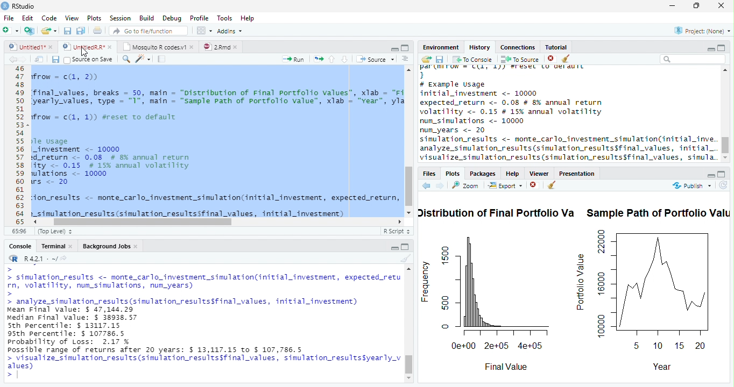 The image size is (734, 387). I want to click on Save, so click(440, 59).